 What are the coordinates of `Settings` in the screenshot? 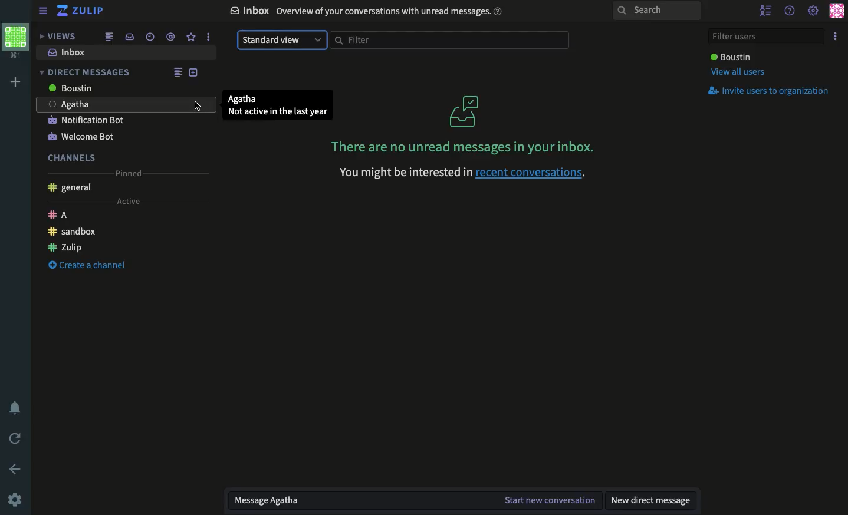 It's located at (814, 9).